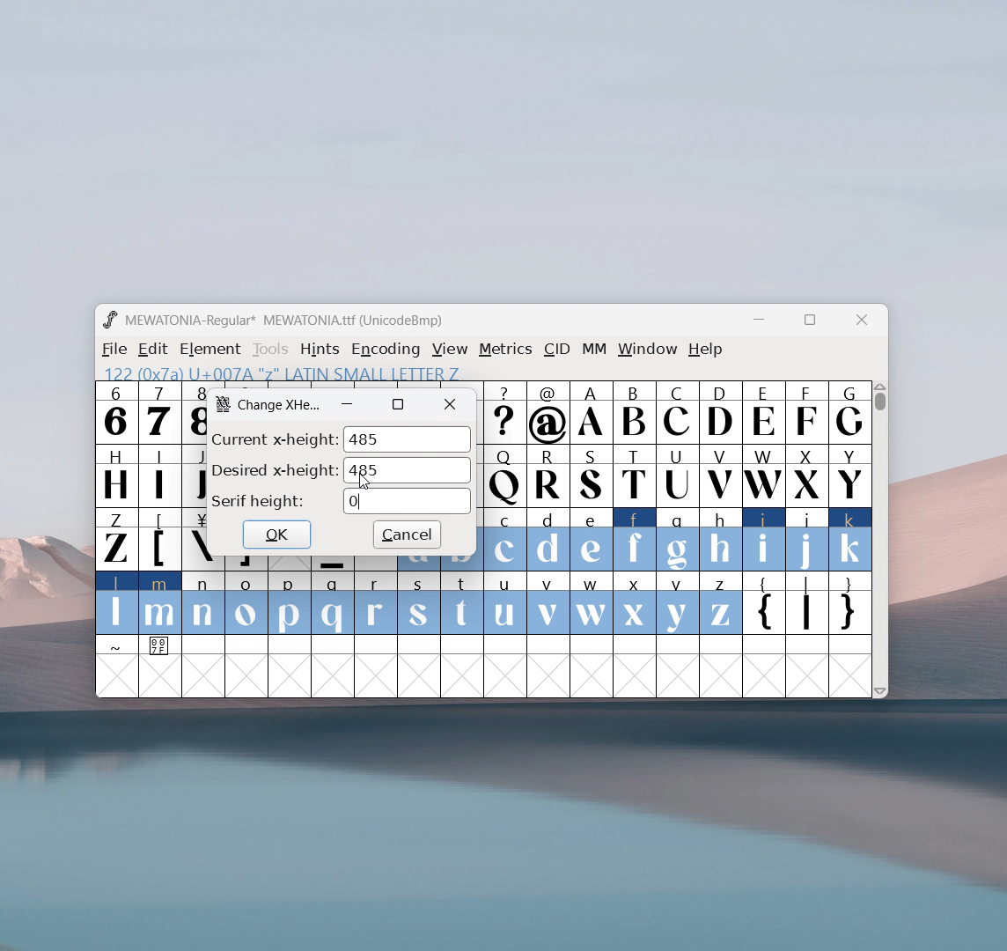 This screenshot has width=1007, height=951. Describe the element at coordinates (109, 320) in the screenshot. I see `logo` at that location.